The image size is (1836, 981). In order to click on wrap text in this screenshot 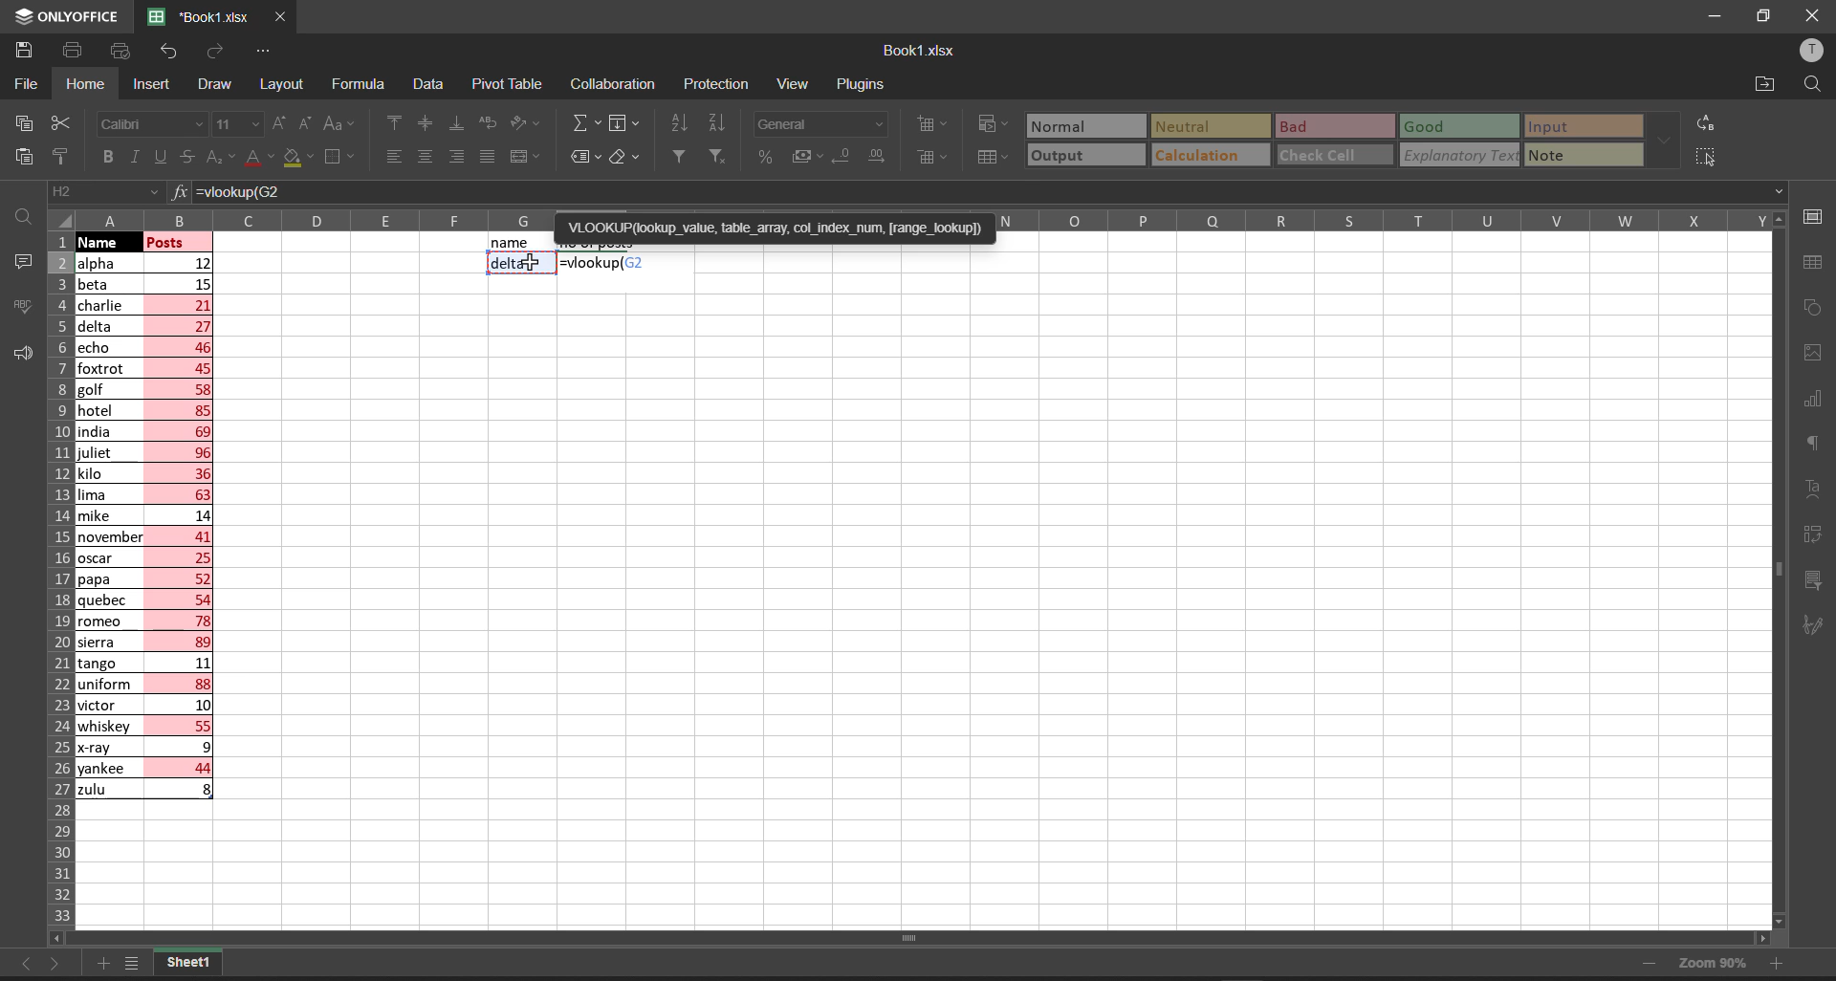, I will do `click(493, 125)`.